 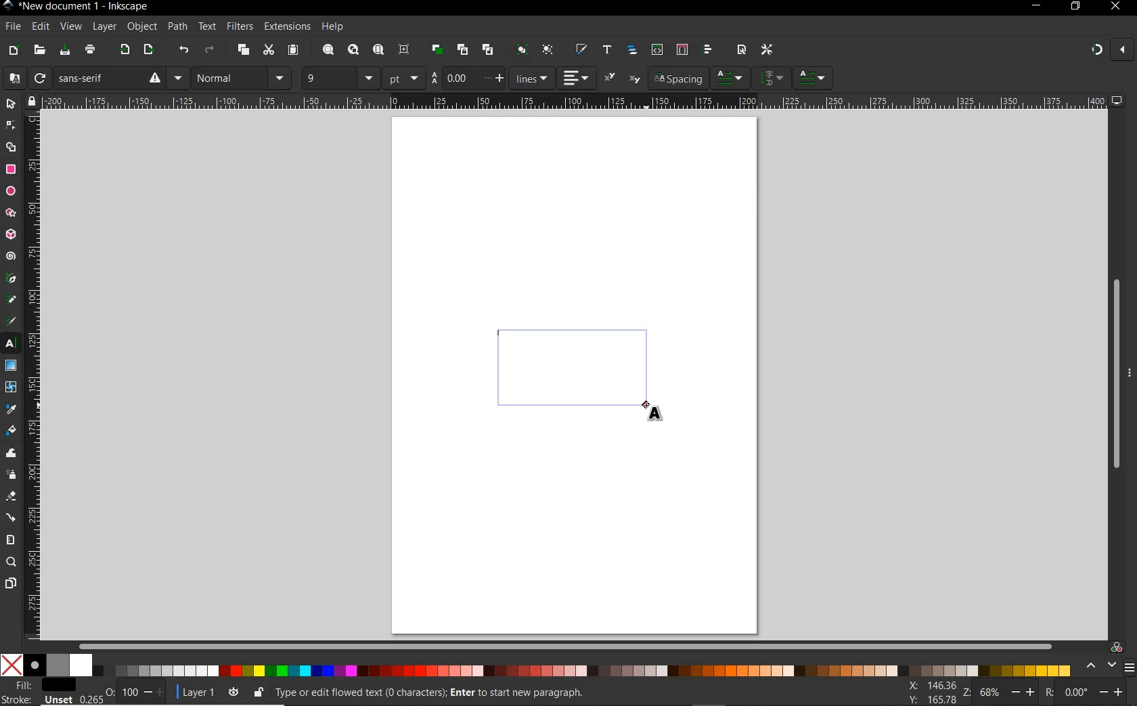 What do you see at coordinates (487, 50) in the screenshot?
I see `unlink clone` at bounding box center [487, 50].